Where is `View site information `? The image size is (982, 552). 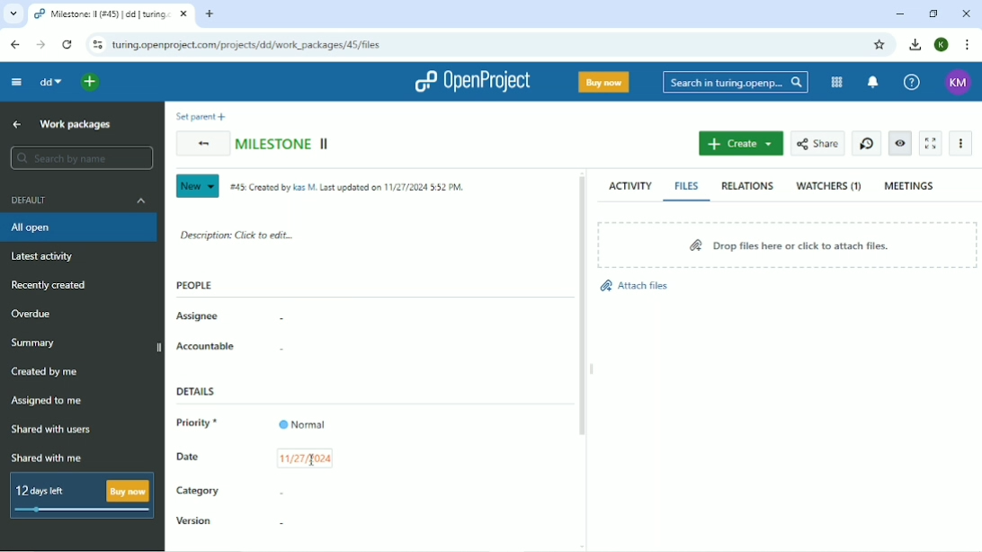 View site information  is located at coordinates (94, 44).